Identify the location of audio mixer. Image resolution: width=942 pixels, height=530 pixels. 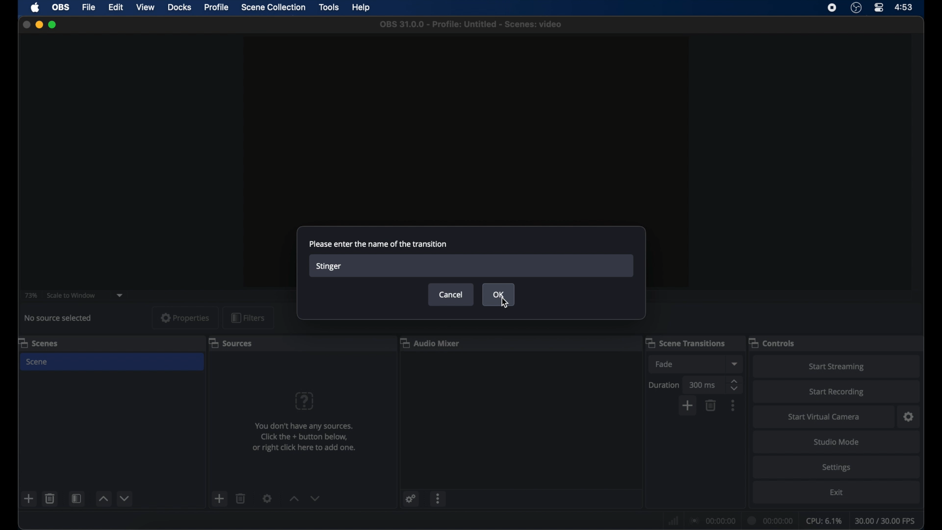
(430, 344).